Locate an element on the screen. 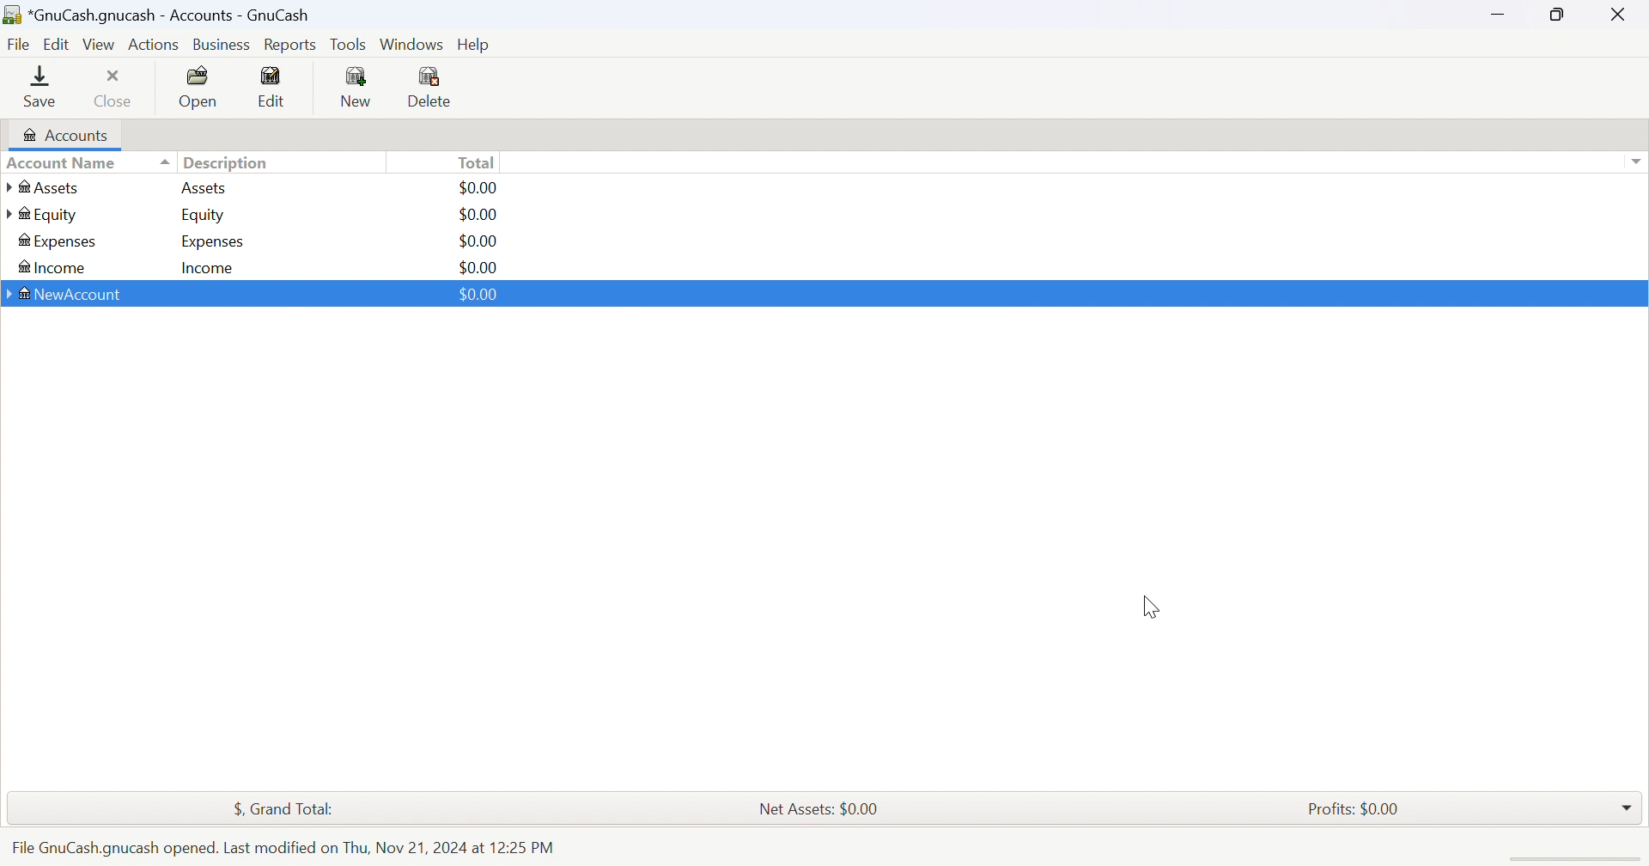  Windows is located at coordinates (411, 45).